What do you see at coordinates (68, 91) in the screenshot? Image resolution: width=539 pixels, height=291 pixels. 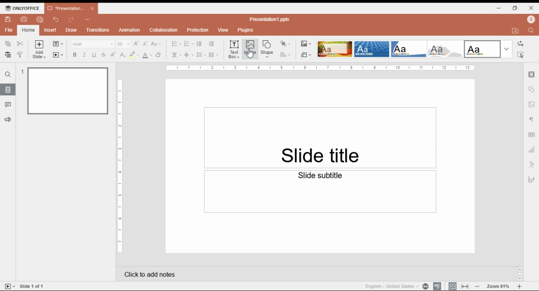 I see `slide 1` at bounding box center [68, 91].